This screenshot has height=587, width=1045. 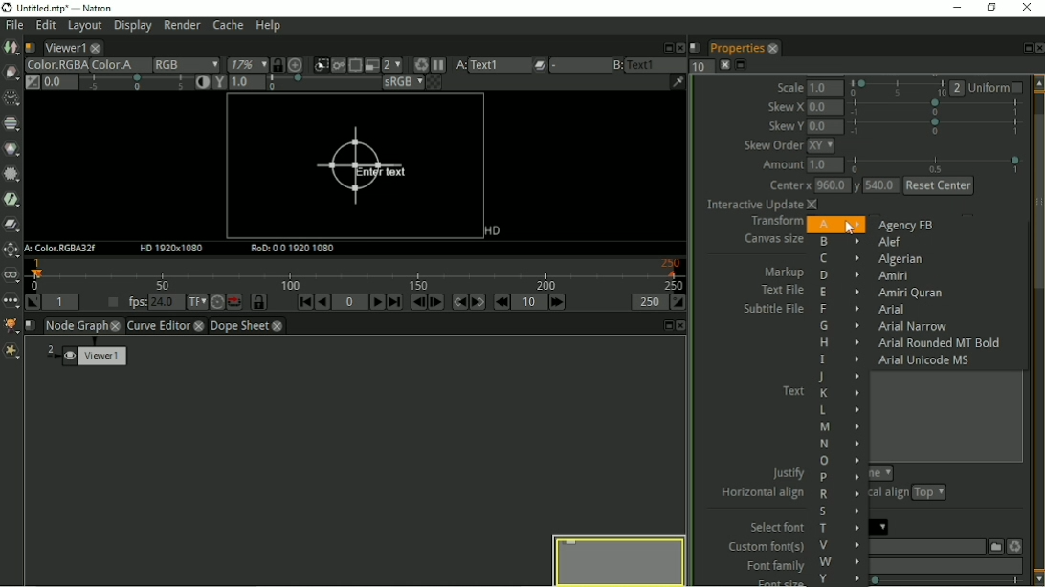 I want to click on Uniform, so click(x=998, y=87).